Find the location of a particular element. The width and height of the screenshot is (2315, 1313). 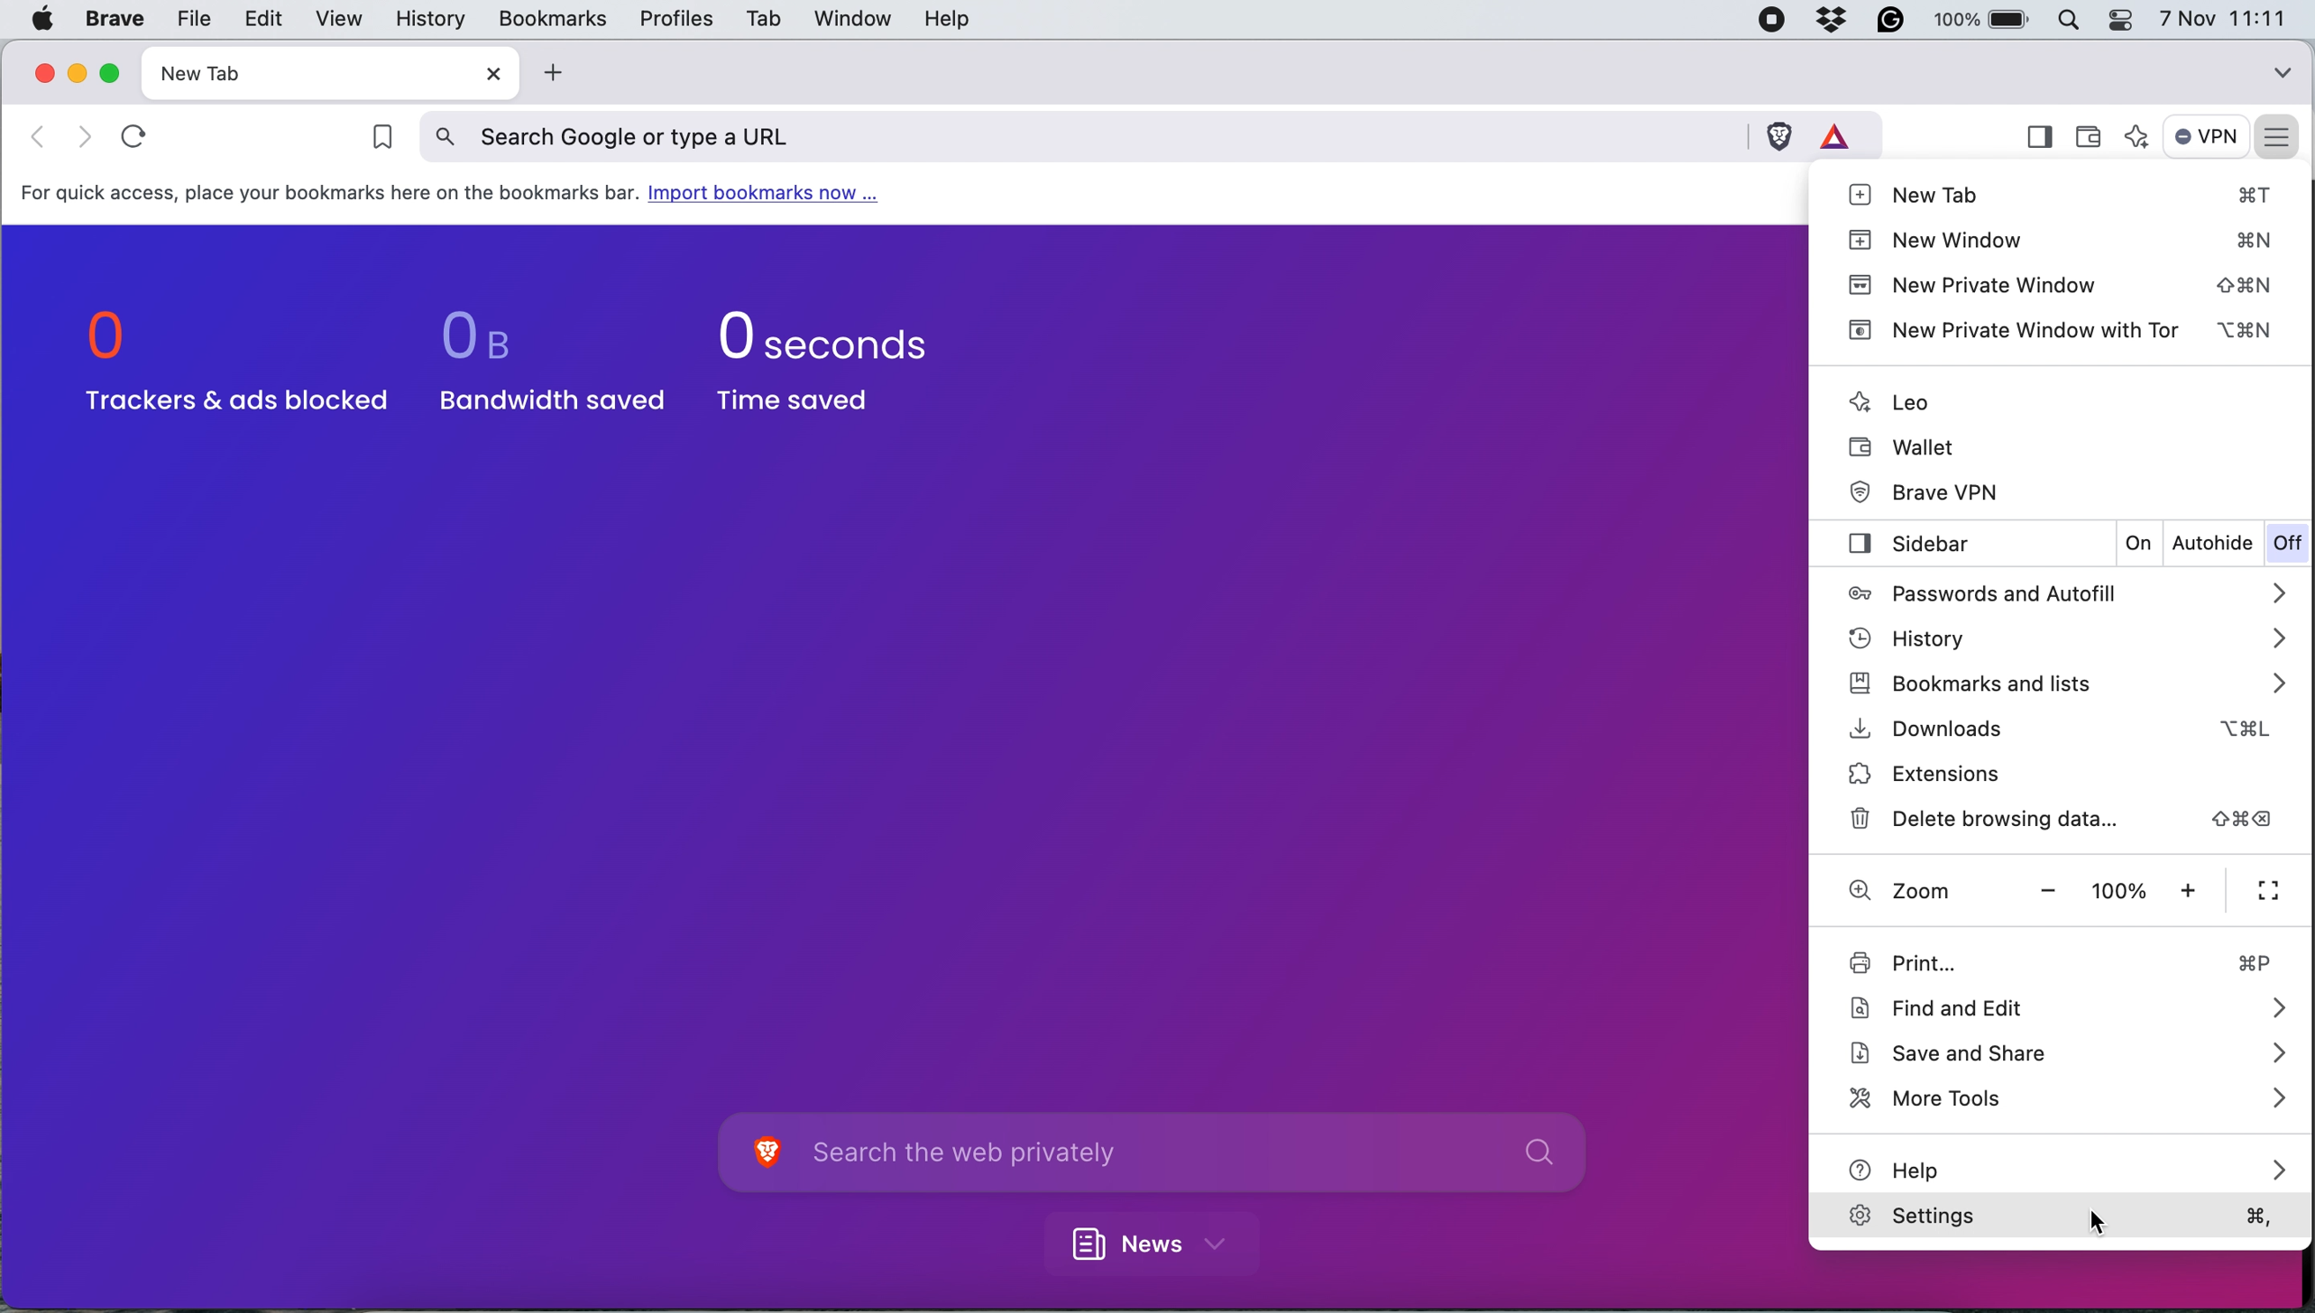

grammarly is located at coordinates (1897, 21).